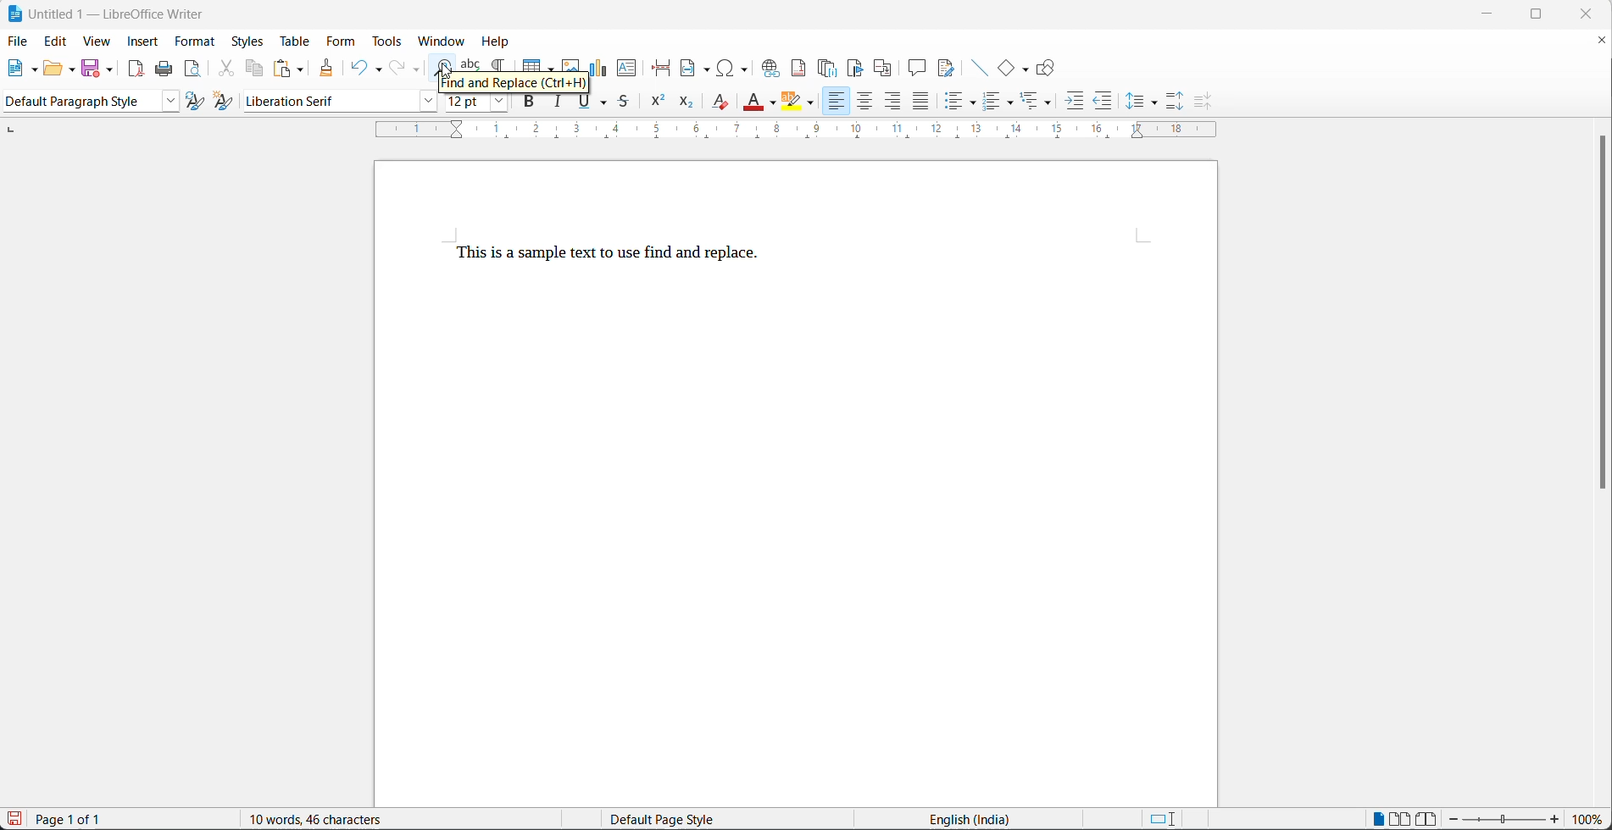  What do you see at coordinates (921, 102) in the screenshot?
I see `justified` at bounding box center [921, 102].